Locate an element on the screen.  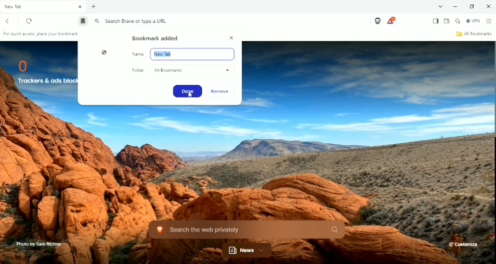
Customize is located at coordinates (463, 244).